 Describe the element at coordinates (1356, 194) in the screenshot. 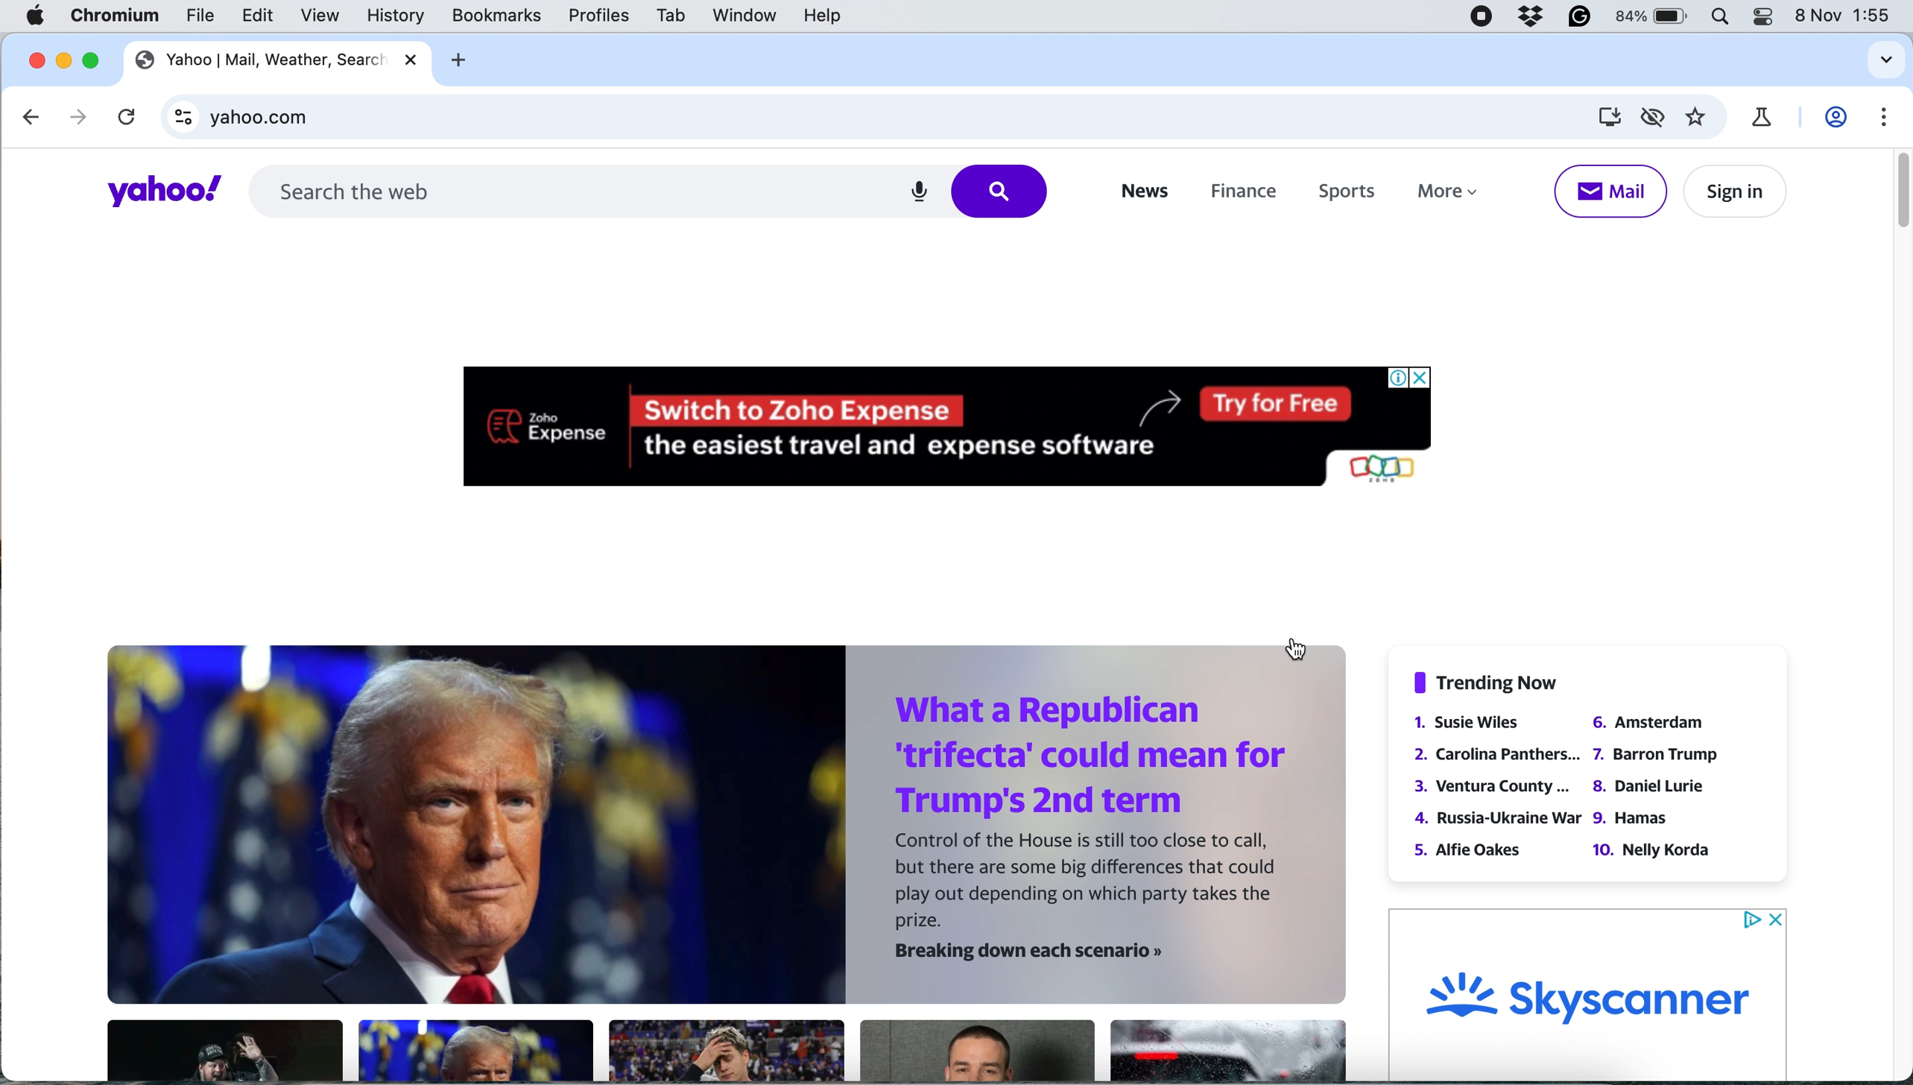

I see `sports` at that location.